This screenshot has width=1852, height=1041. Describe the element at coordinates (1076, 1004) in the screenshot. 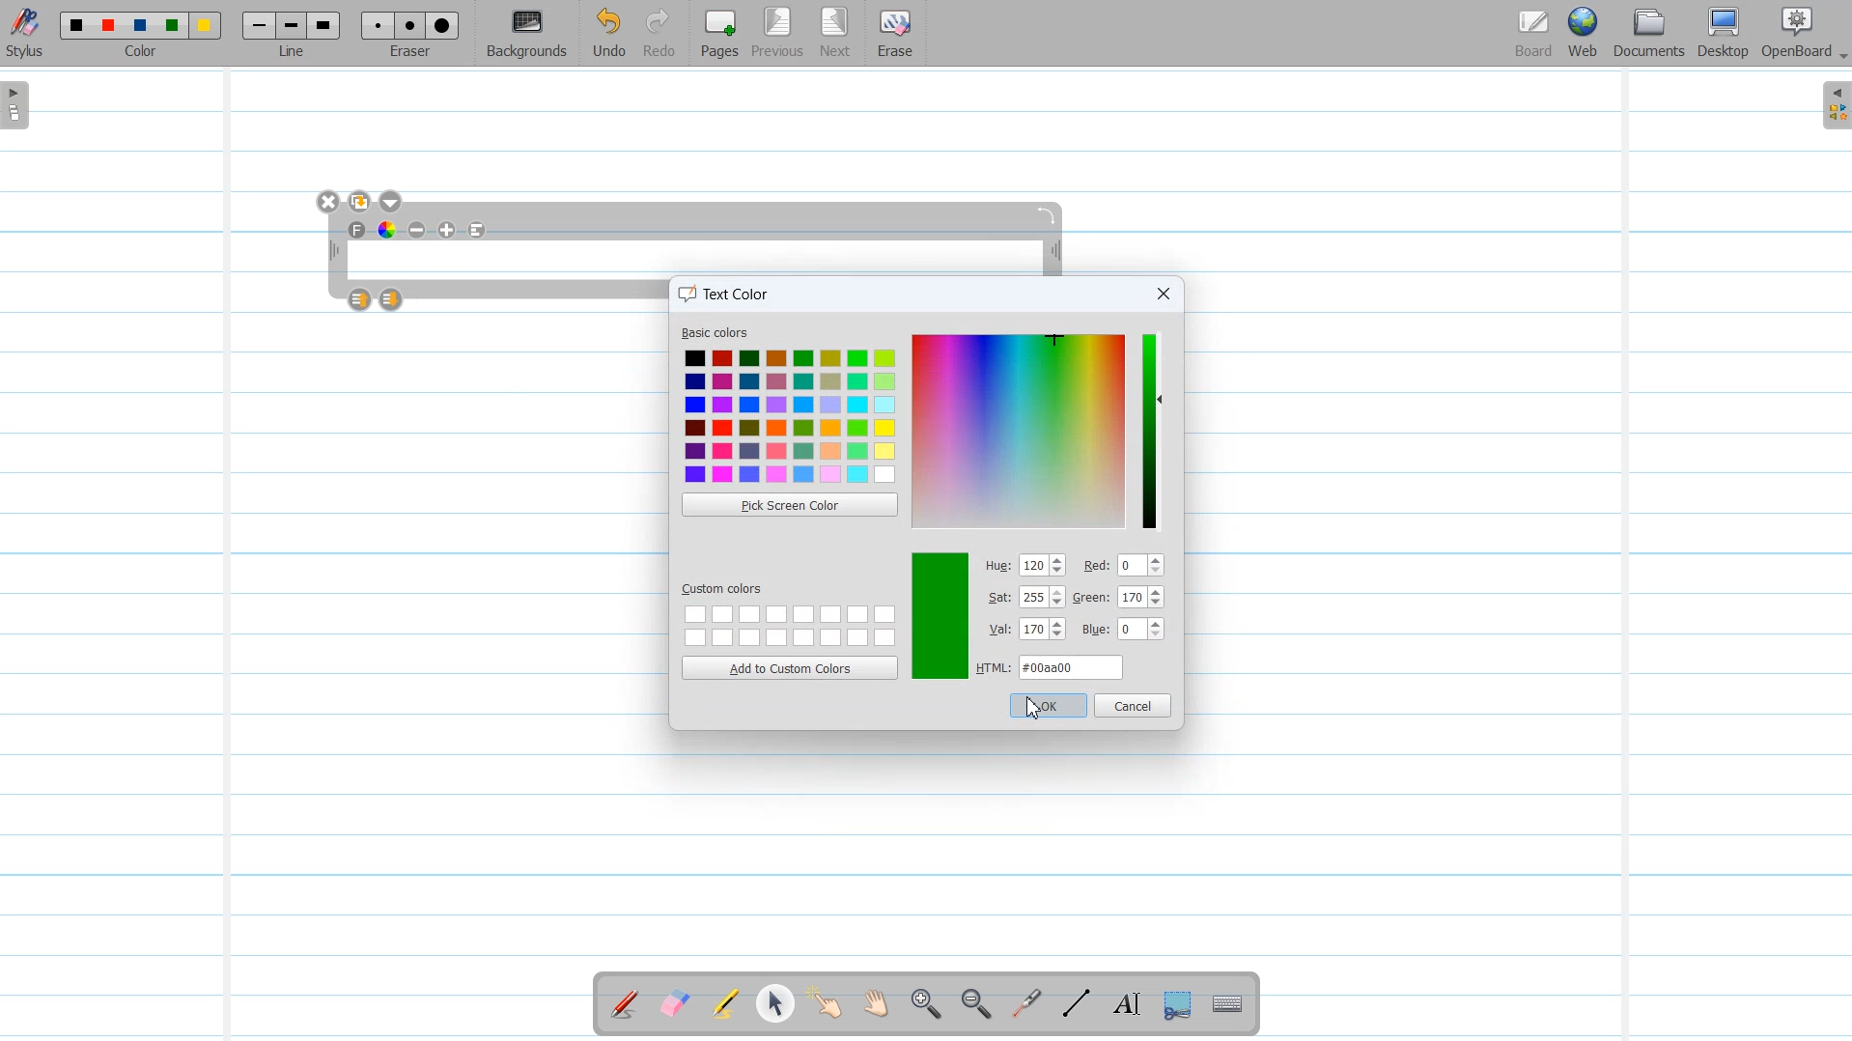

I see `Draw Lines` at that location.